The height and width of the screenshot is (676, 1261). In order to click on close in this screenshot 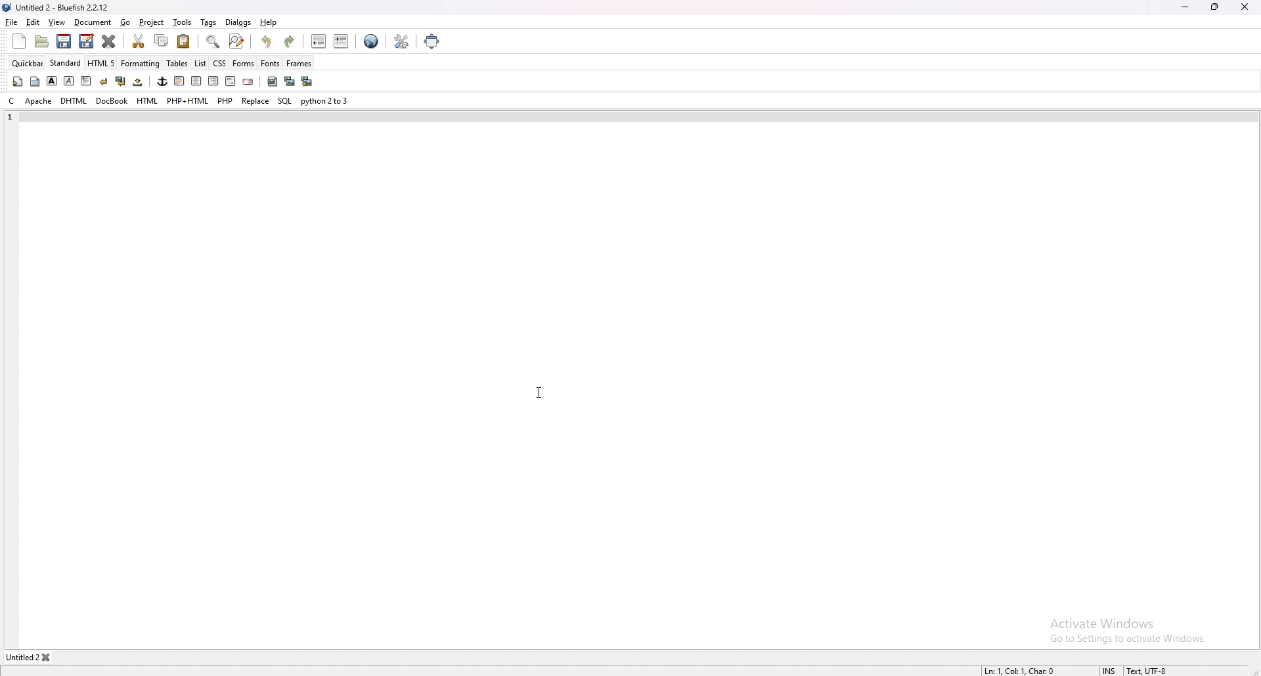, I will do `click(1245, 7)`.